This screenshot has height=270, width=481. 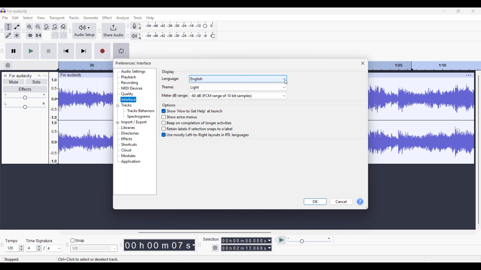 I want to click on Tools menu, so click(x=138, y=17).